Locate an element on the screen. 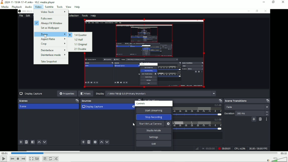 The height and width of the screenshot is (162, 288). audio is located at coordinates (28, 7).